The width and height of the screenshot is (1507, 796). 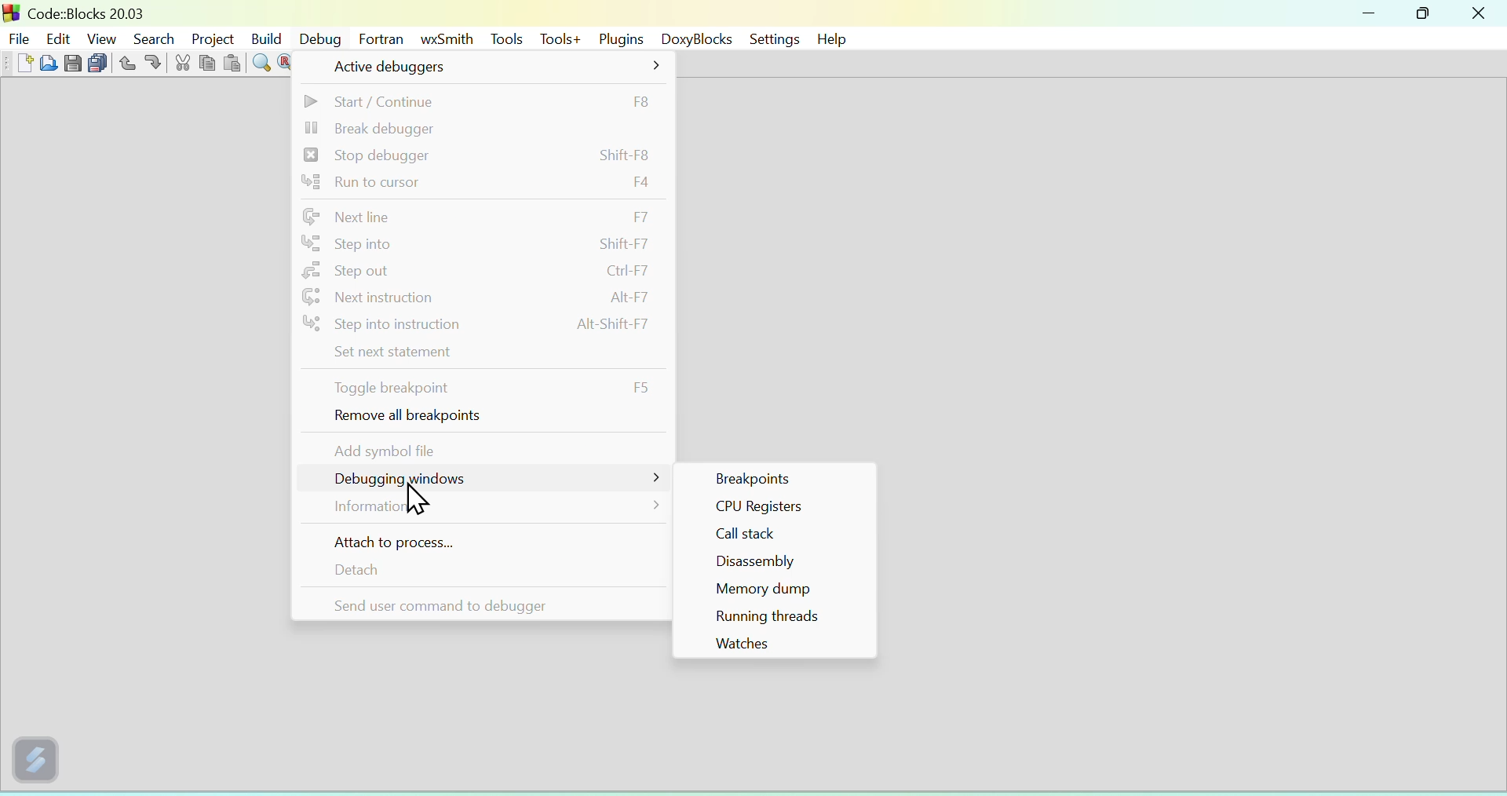 I want to click on Fortran, so click(x=381, y=37).